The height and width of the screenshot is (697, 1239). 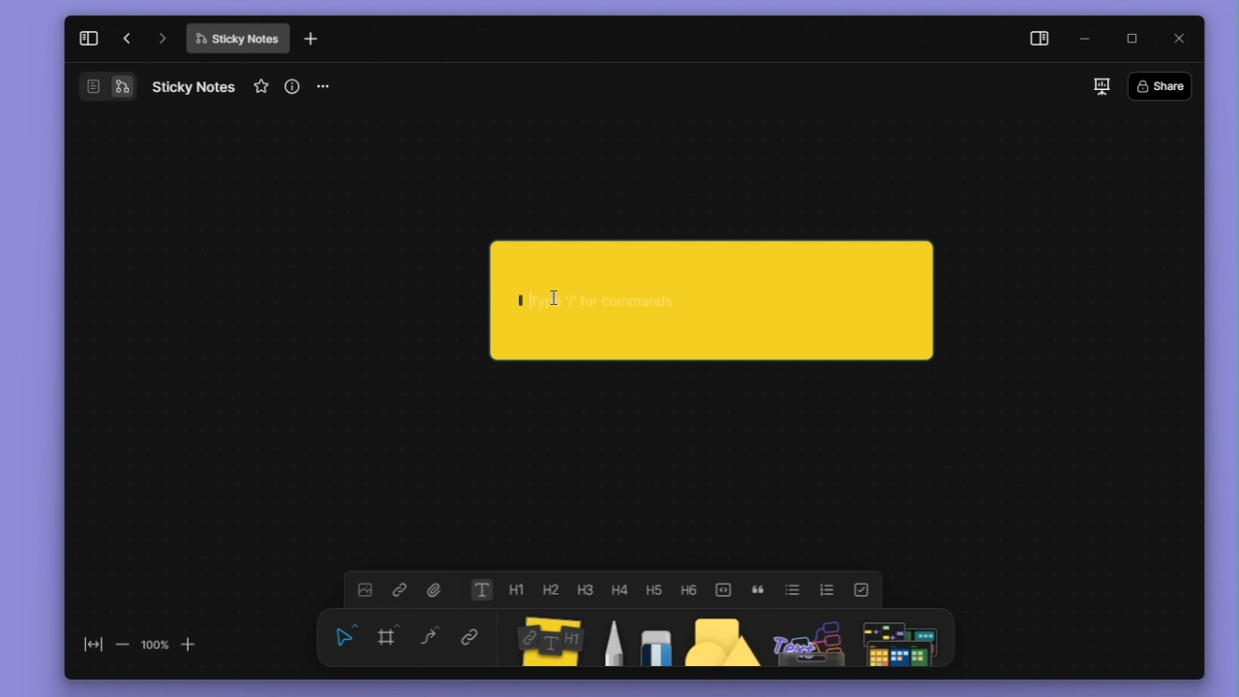 What do you see at coordinates (520, 589) in the screenshot?
I see `heading` at bounding box center [520, 589].